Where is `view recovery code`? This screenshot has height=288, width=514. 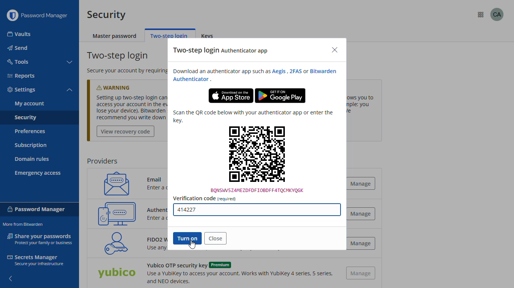
view recovery code is located at coordinates (126, 132).